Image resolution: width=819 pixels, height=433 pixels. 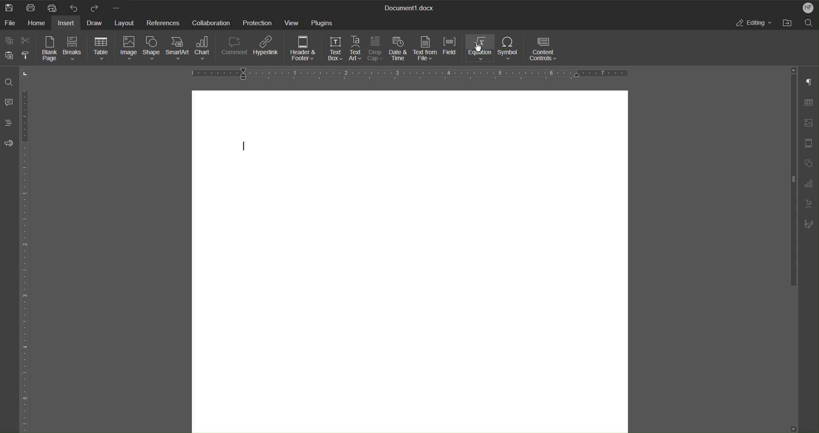 I want to click on Comment, so click(x=233, y=49).